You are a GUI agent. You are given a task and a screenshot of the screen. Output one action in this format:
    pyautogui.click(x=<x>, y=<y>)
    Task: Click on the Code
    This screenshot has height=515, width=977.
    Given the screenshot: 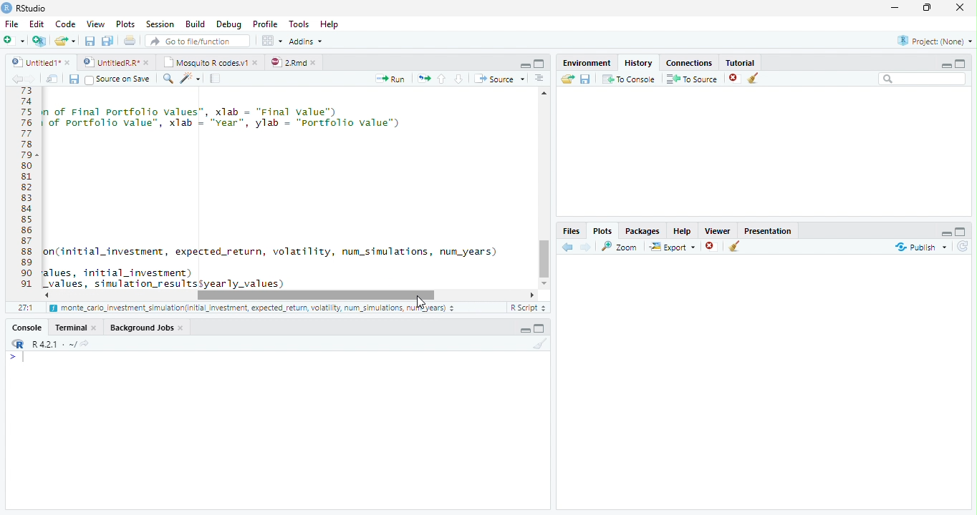 What is the action you would take?
    pyautogui.click(x=64, y=24)
    